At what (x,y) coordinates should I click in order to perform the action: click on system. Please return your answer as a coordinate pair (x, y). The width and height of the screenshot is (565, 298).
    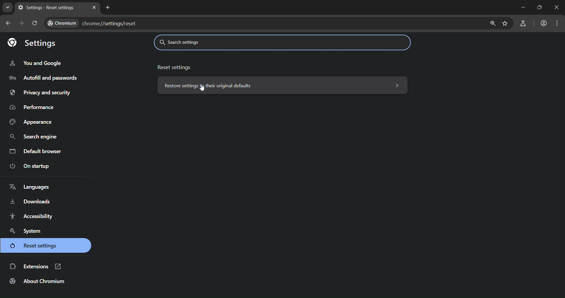
    Looking at the image, I should click on (27, 231).